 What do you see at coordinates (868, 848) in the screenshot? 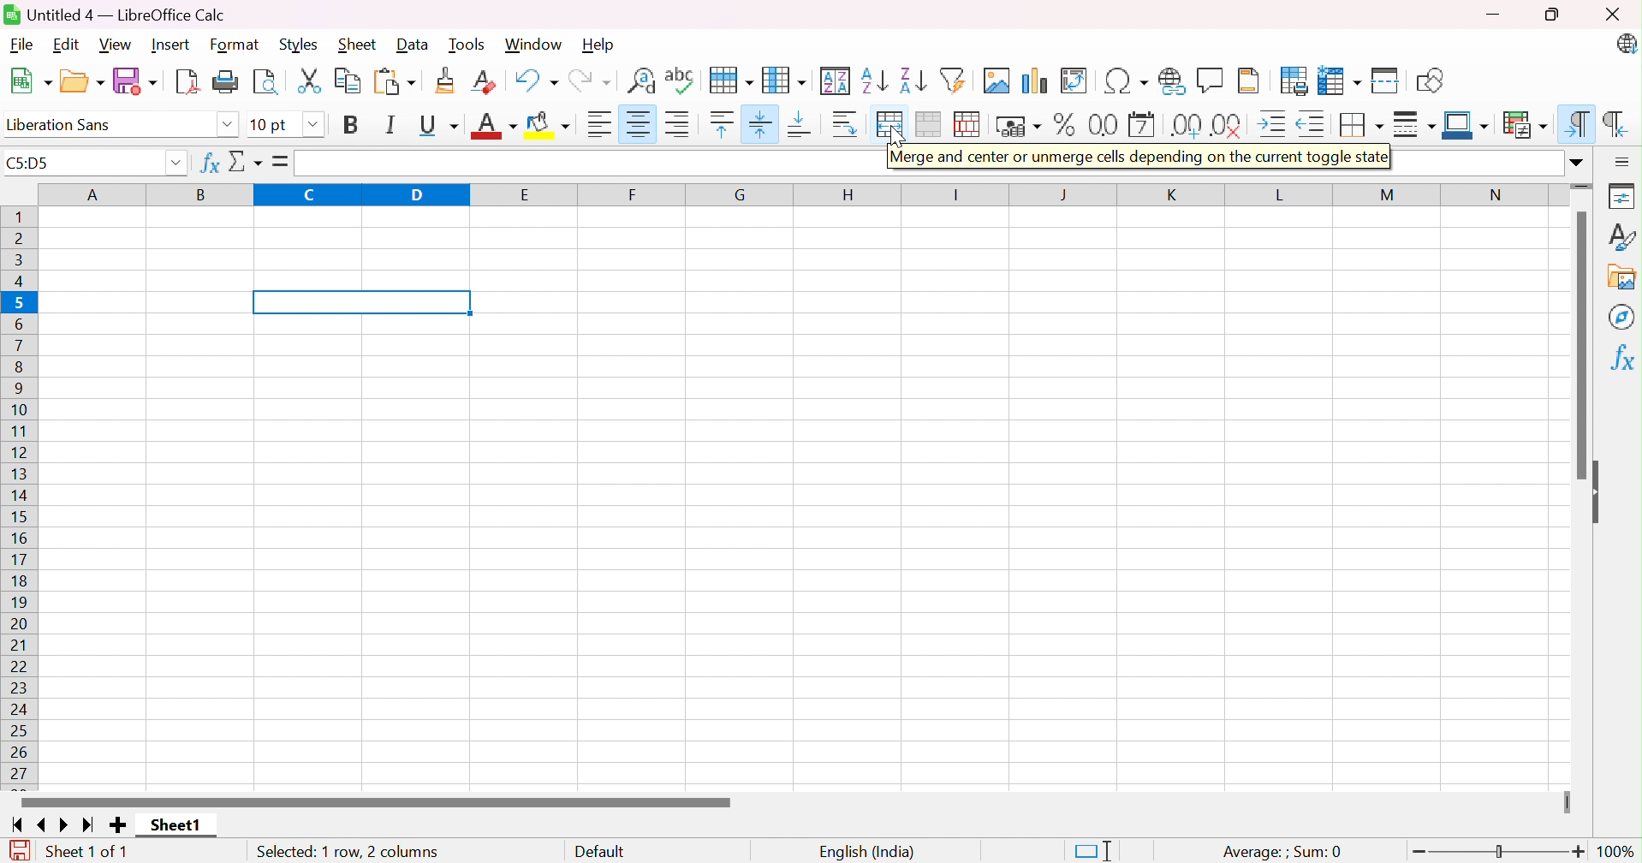
I see `English (India)` at bounding box center [868, 848].